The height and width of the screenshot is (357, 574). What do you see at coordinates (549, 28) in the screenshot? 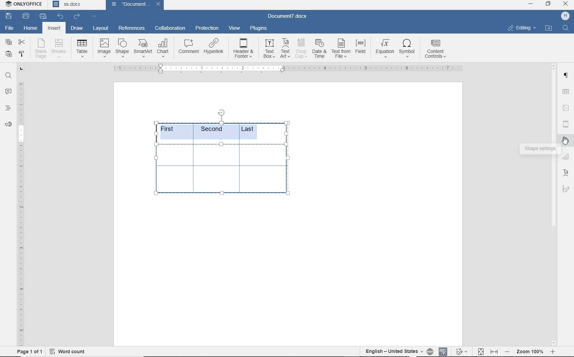
I see `OPEN FILE LOCATION` at bounding box center [549, 28].